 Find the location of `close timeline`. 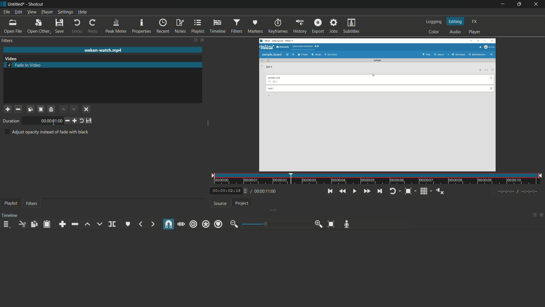

close timeline is located at coordinates (542, 214).